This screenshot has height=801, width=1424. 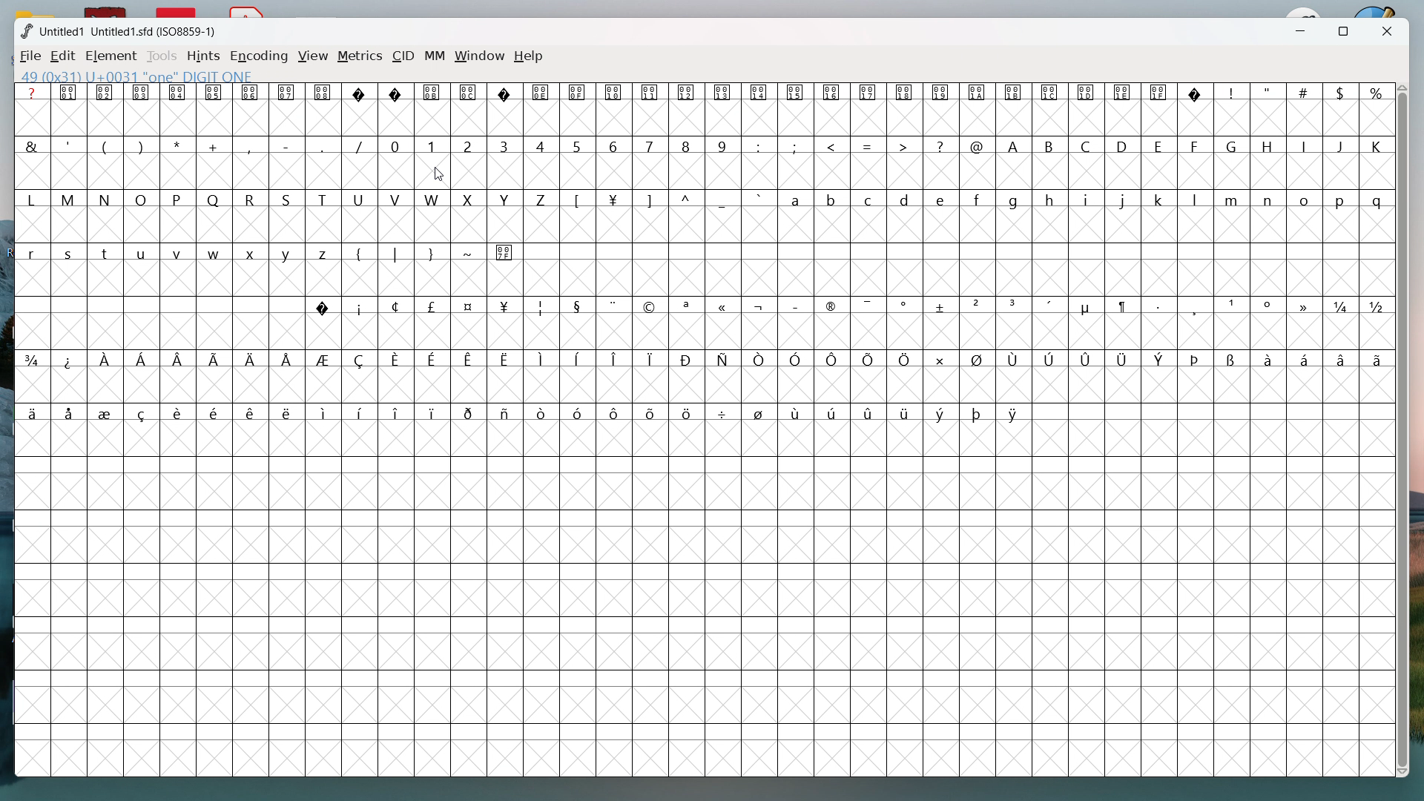 What do you see at coordinates (1086, 306) in the screenshot?
I see `symbol` at bounding box center [1086, 306].